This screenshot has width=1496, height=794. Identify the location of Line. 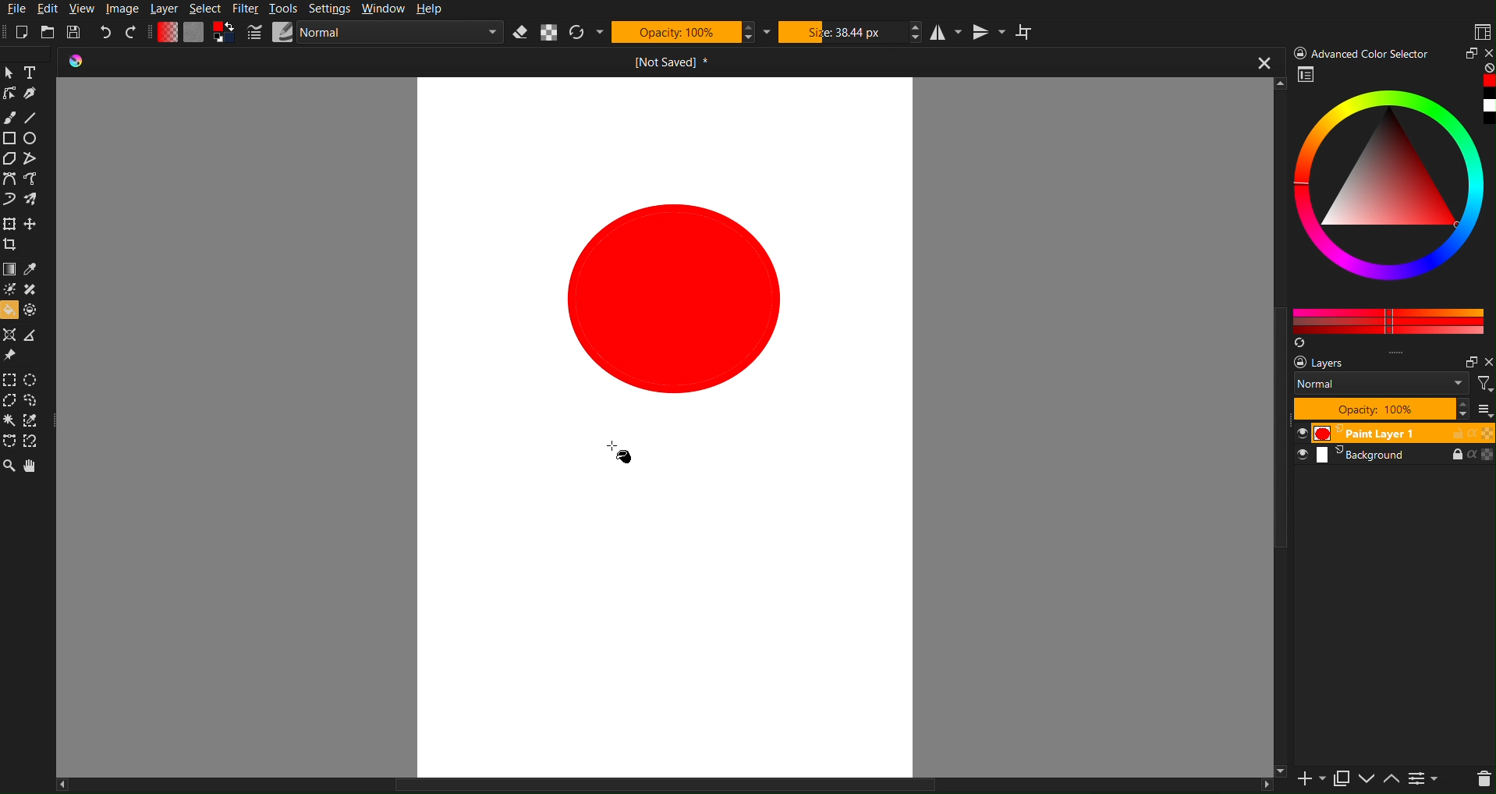
(34, 118).